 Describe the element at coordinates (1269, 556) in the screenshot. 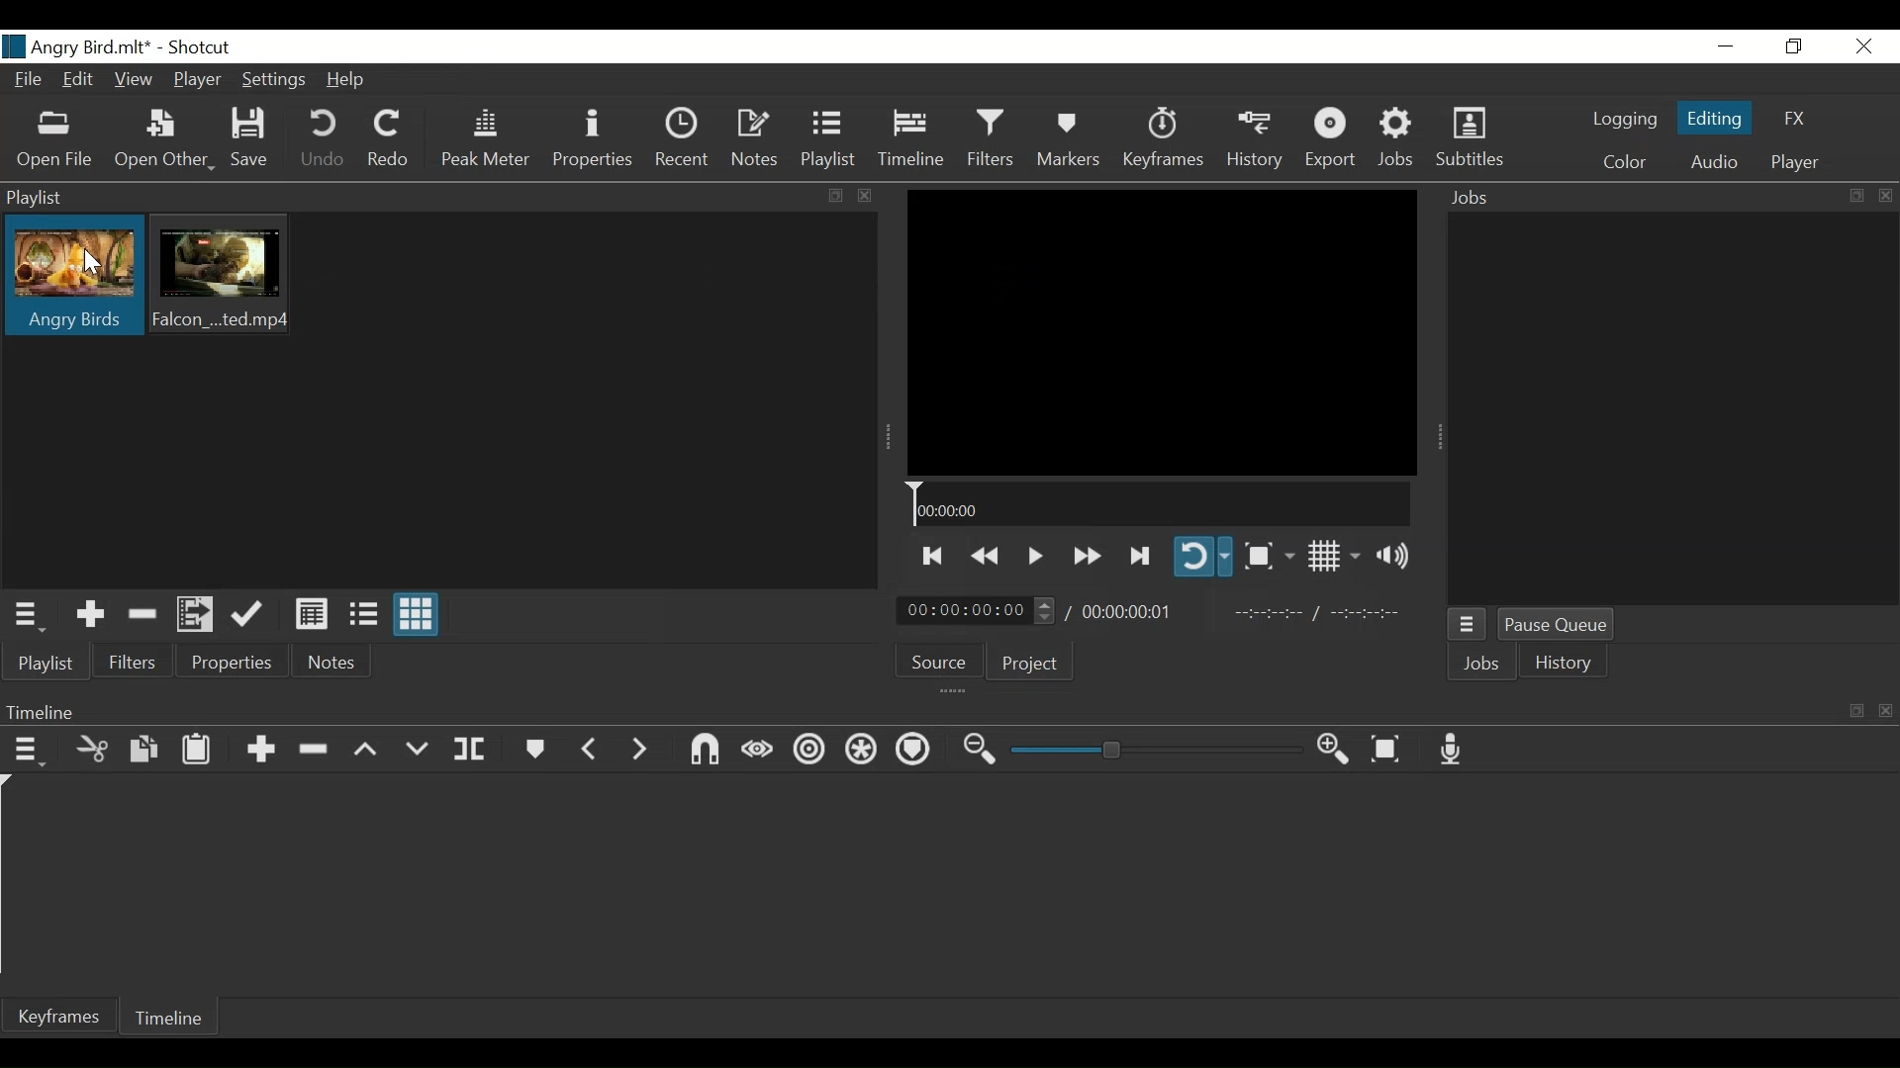

I see `Toggle Zoom` at that location.